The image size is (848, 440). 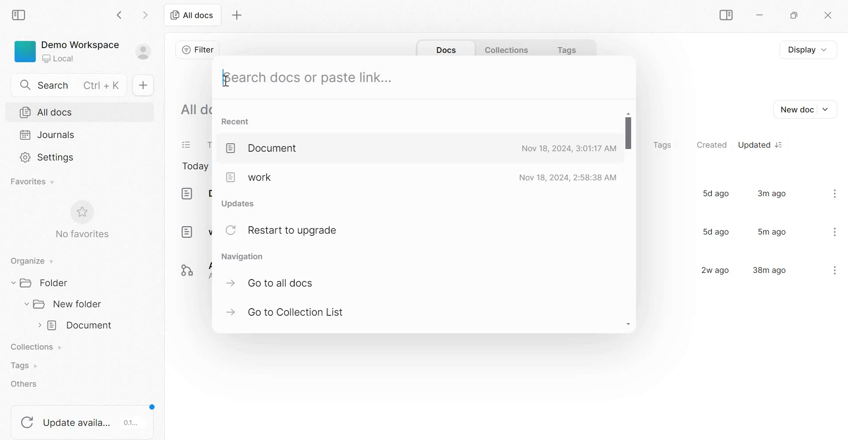 I want to click on search docs or paste link..., so click(x=310, y=77).